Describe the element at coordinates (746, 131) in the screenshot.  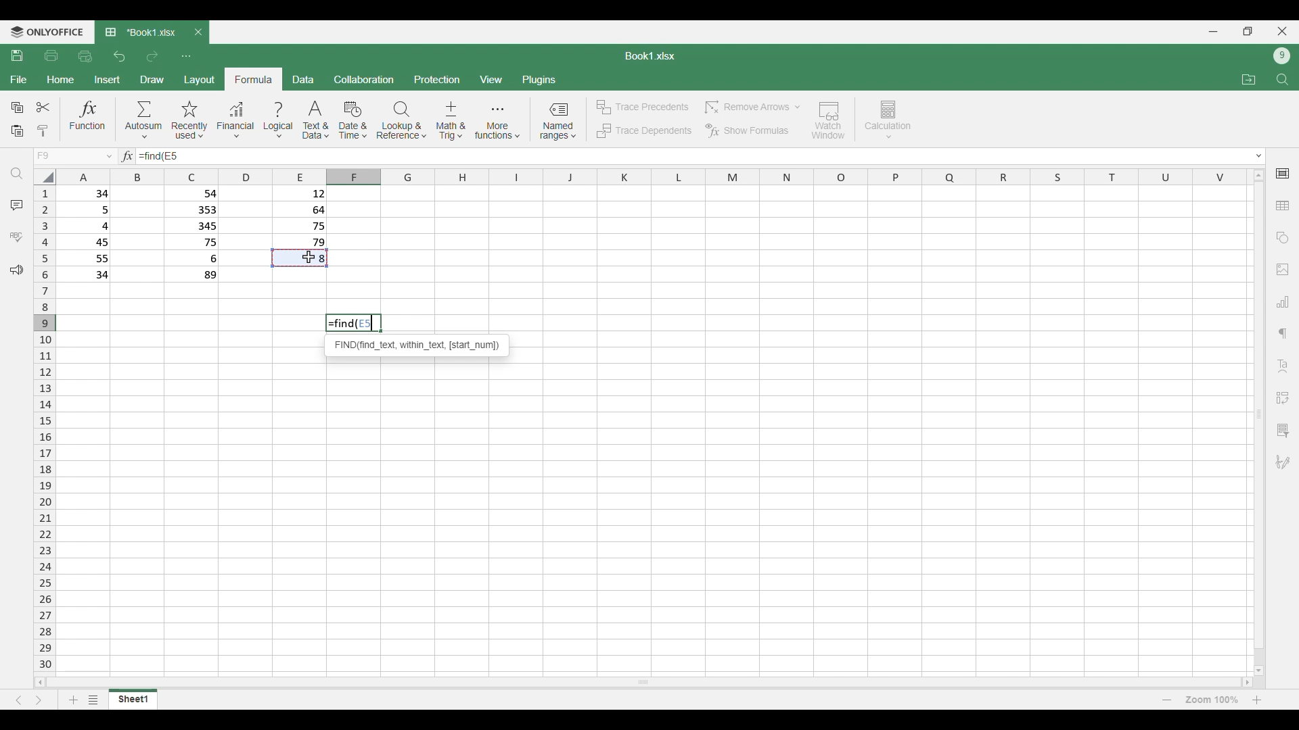
I see `Show formulas` at that location.